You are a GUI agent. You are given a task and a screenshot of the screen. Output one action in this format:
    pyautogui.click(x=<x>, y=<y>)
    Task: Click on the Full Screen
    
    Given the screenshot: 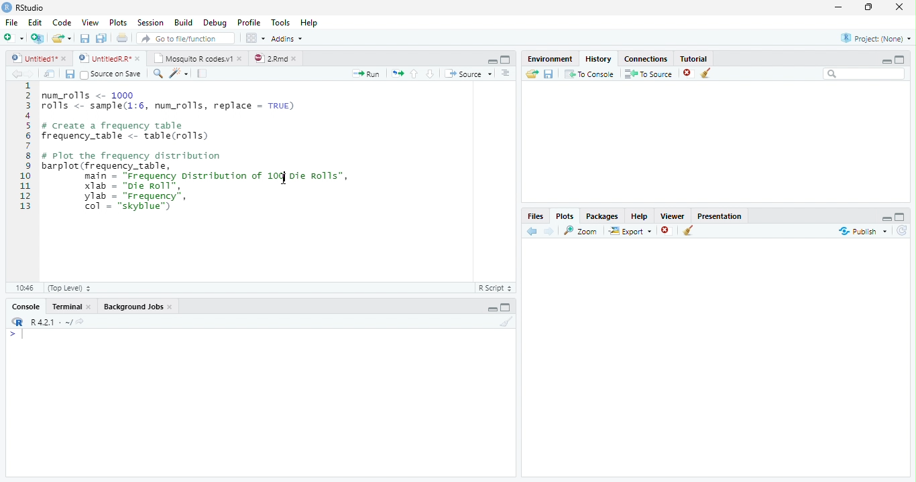 What is the action you would take?
    pyautogui.click(x=506, y=59)
    